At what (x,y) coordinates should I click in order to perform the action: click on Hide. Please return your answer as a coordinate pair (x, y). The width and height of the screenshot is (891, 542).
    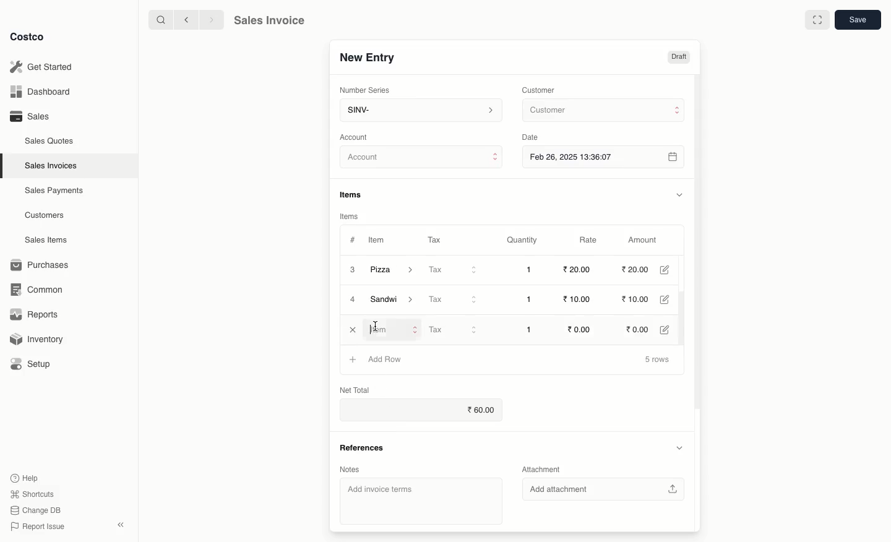
    Looking at the image, I should click on (679, 448).